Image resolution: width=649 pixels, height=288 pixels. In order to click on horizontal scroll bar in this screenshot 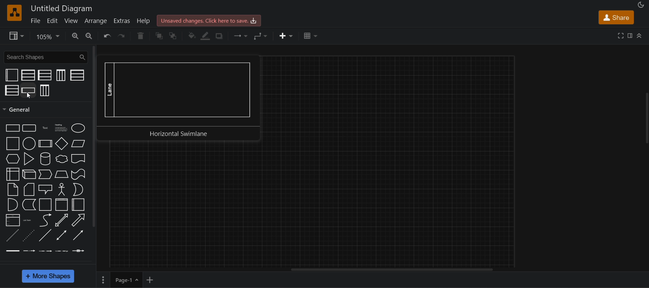, I will do `click(390, 270)`.